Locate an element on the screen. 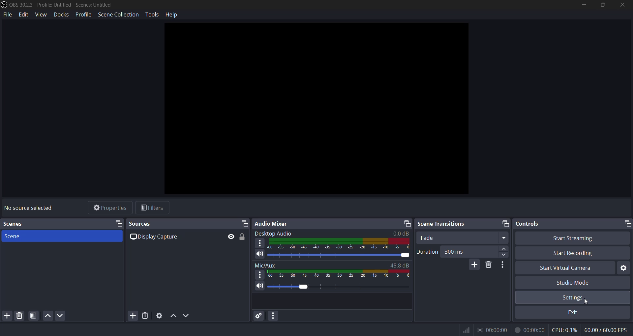 The width and height of the screenshot is (633, 336). mute is located at coordinates (260, 286).